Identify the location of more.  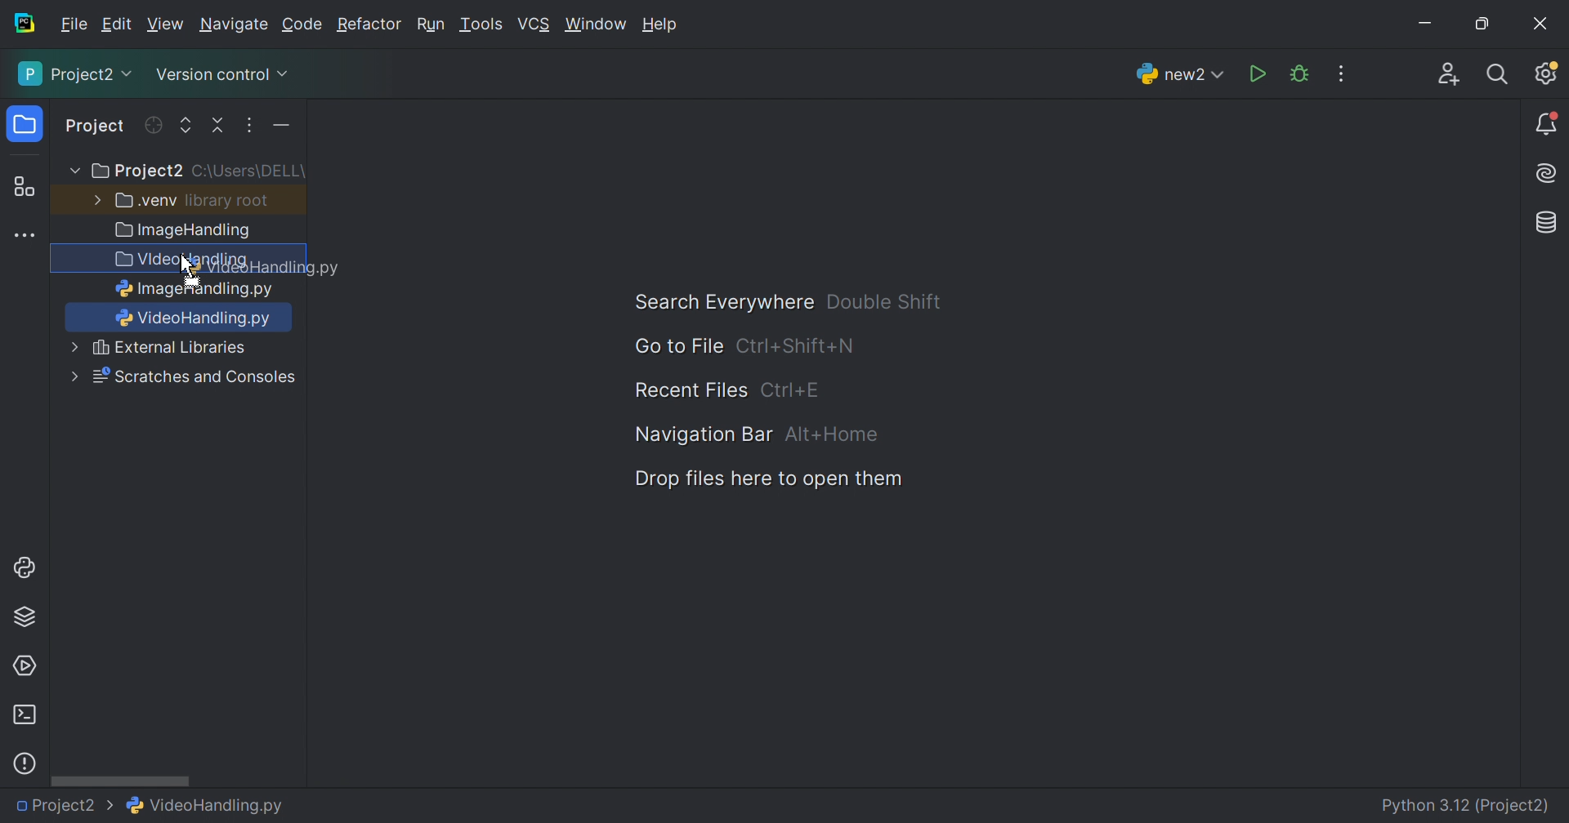
(71, 377).